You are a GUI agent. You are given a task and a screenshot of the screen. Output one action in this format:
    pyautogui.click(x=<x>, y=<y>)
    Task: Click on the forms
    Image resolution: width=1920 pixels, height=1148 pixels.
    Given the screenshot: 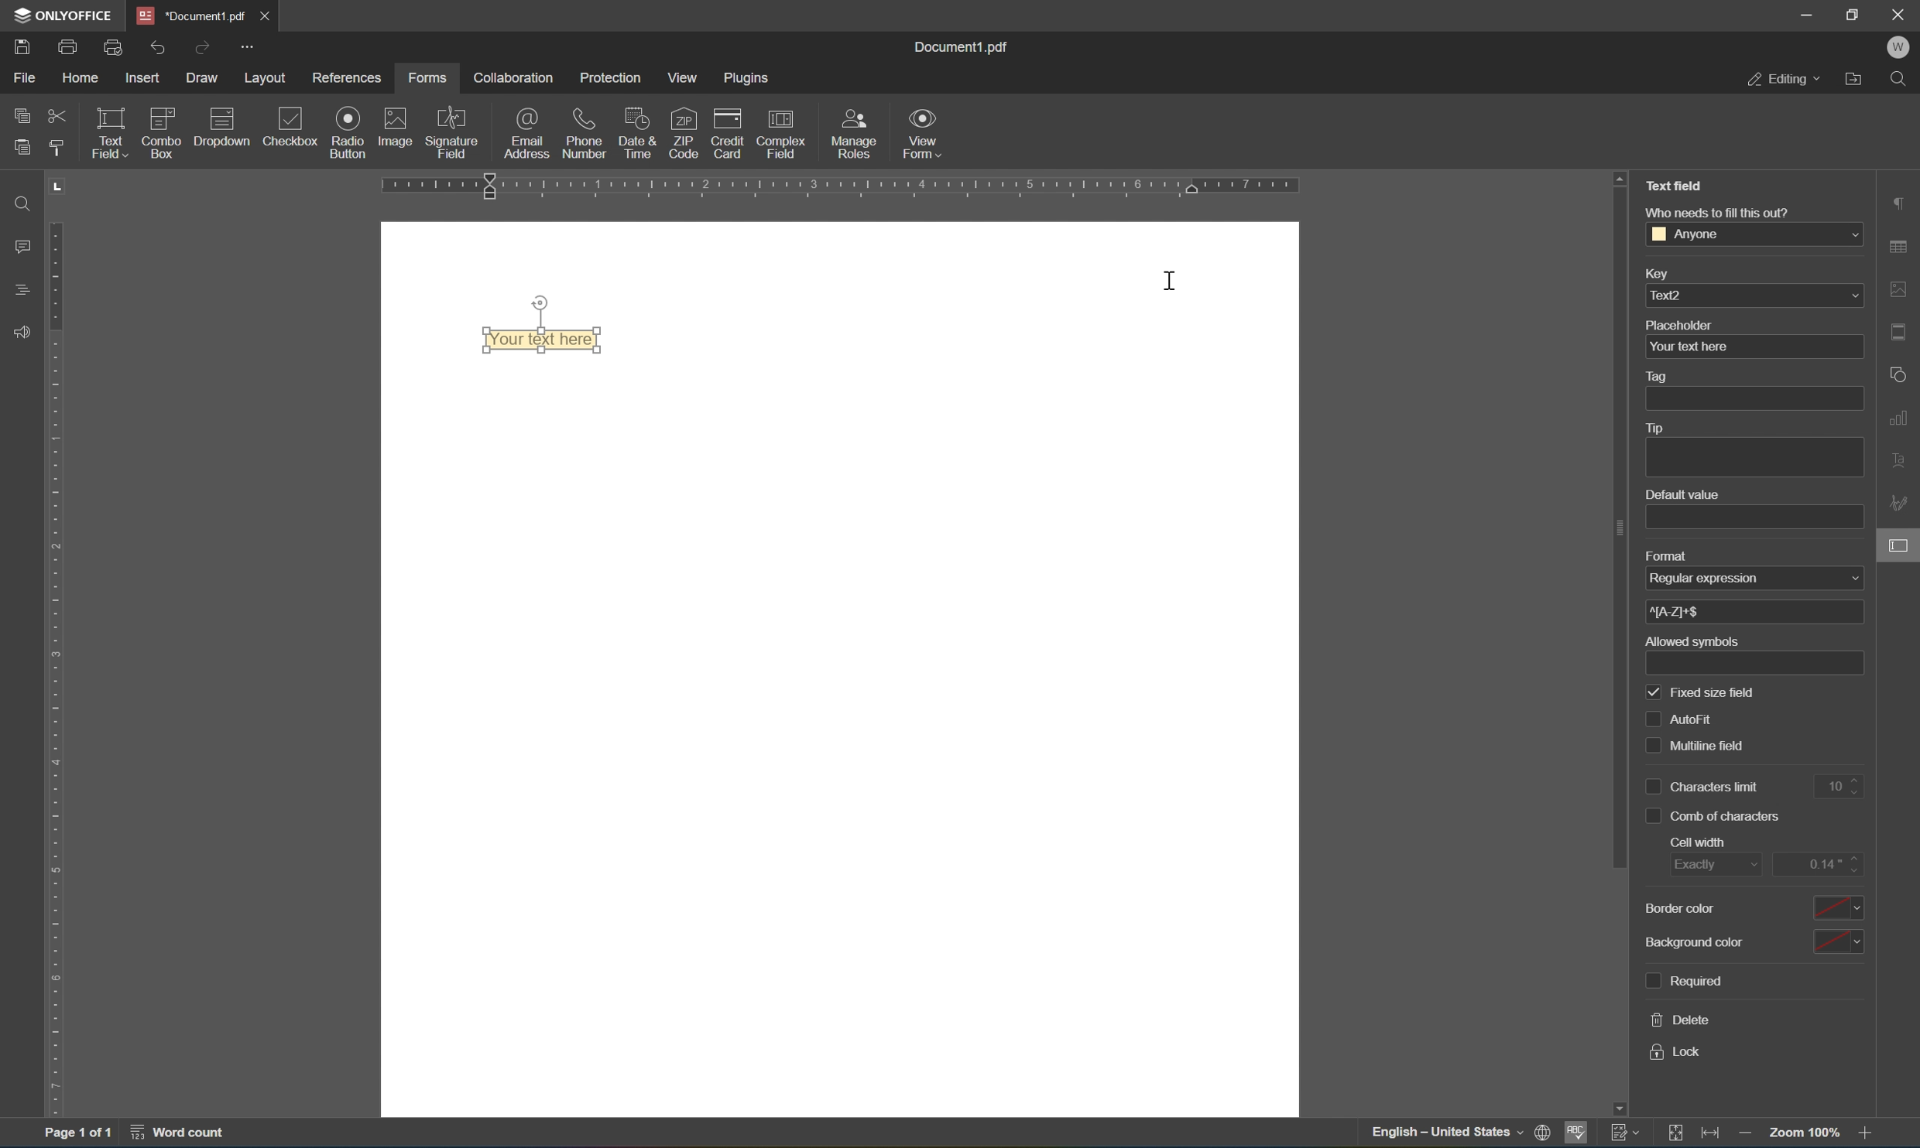 What is the action you would take?
    pyautogui.click(x=425, y=79)
    